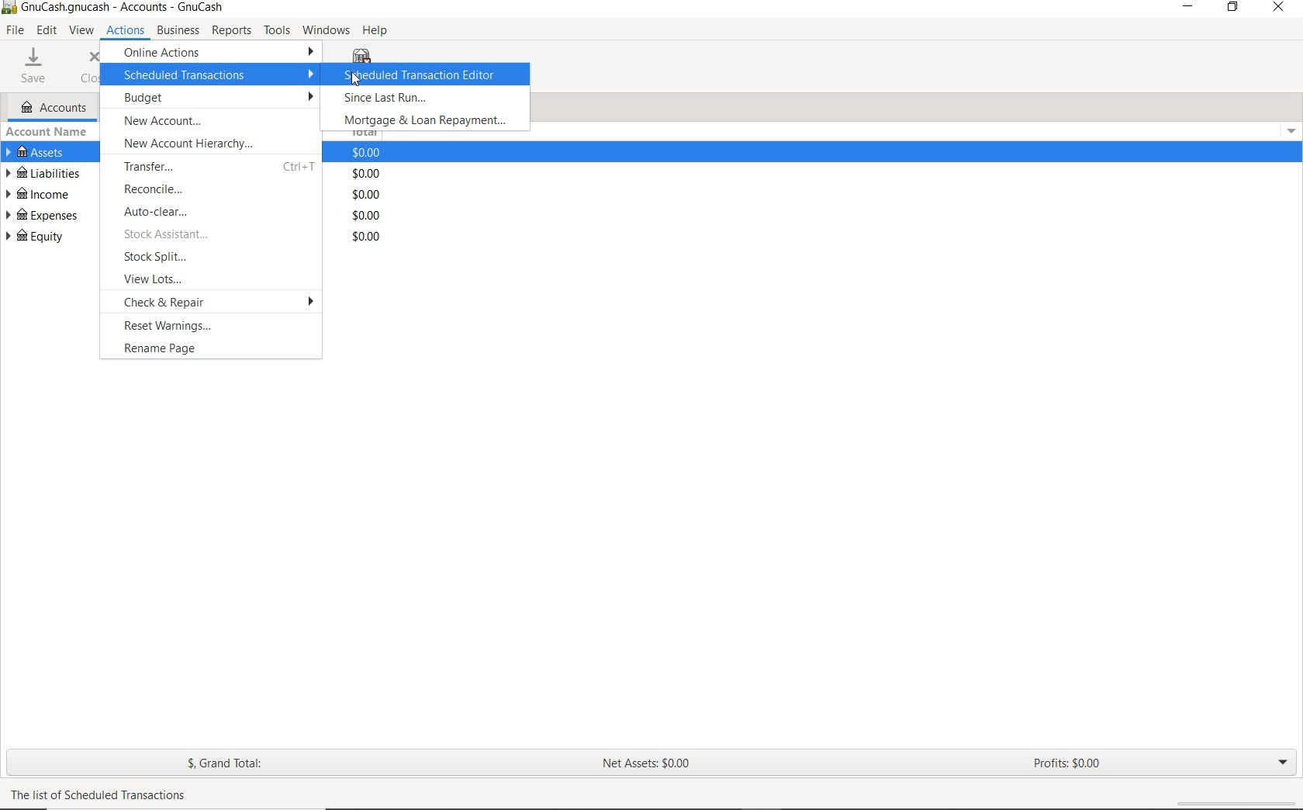  I want to click on text, so click(99, 795).